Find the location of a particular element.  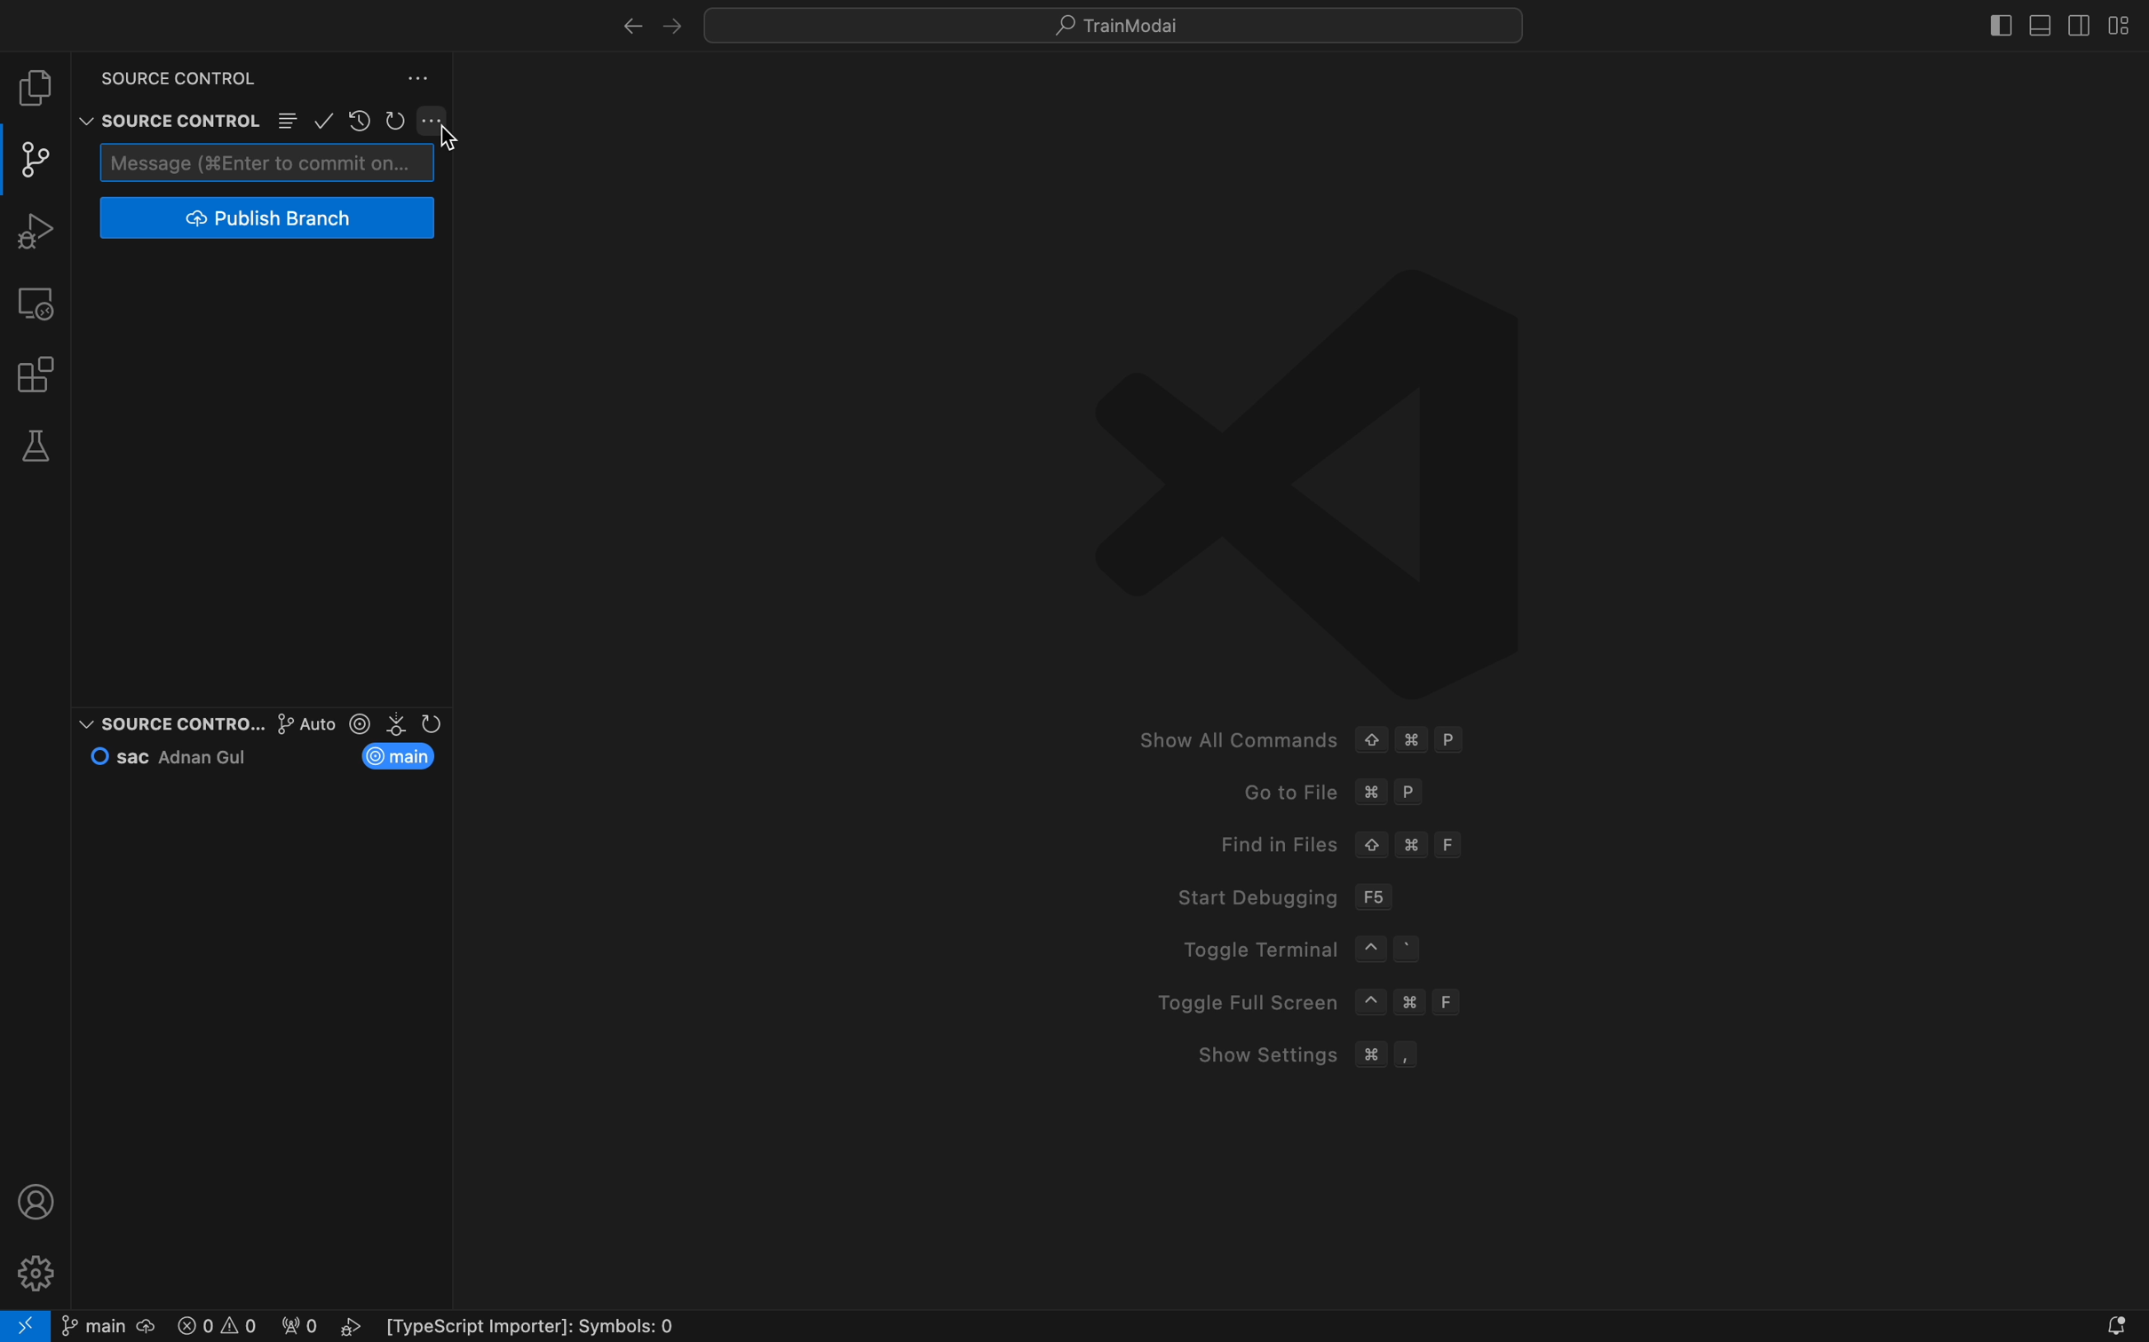

remote open is located at coordinates (26, 1325).